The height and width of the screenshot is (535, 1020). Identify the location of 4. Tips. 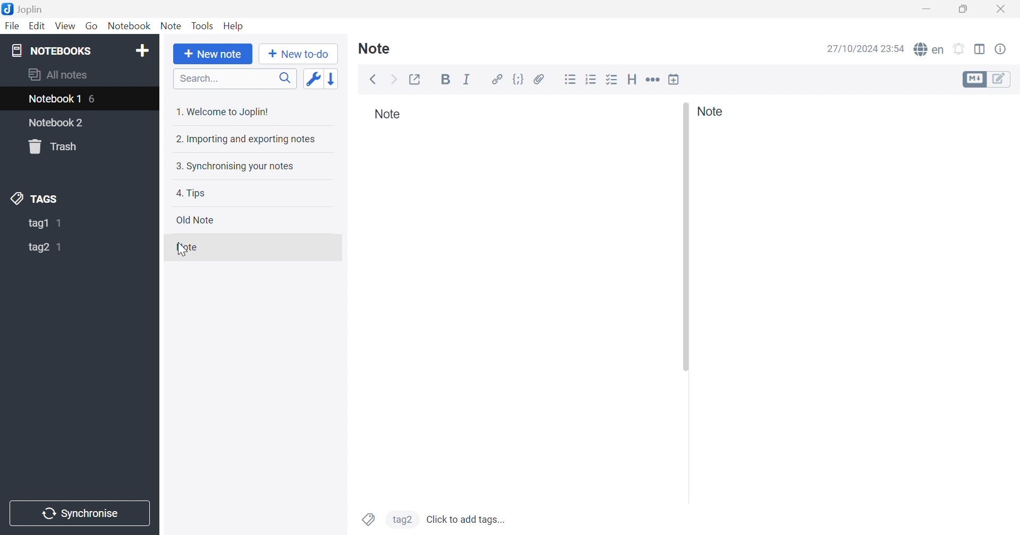
(191, 193).